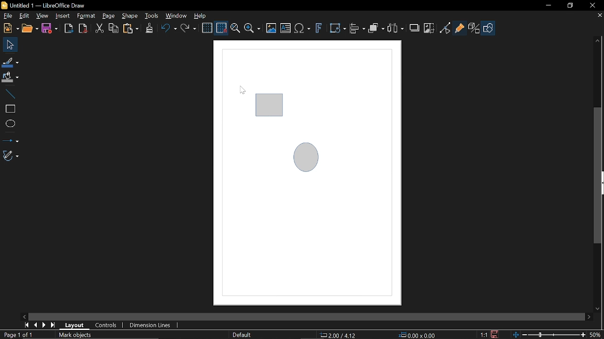  Describe the element at coordinates (18, 335) in the screenshot. I see `Current page` at that location.